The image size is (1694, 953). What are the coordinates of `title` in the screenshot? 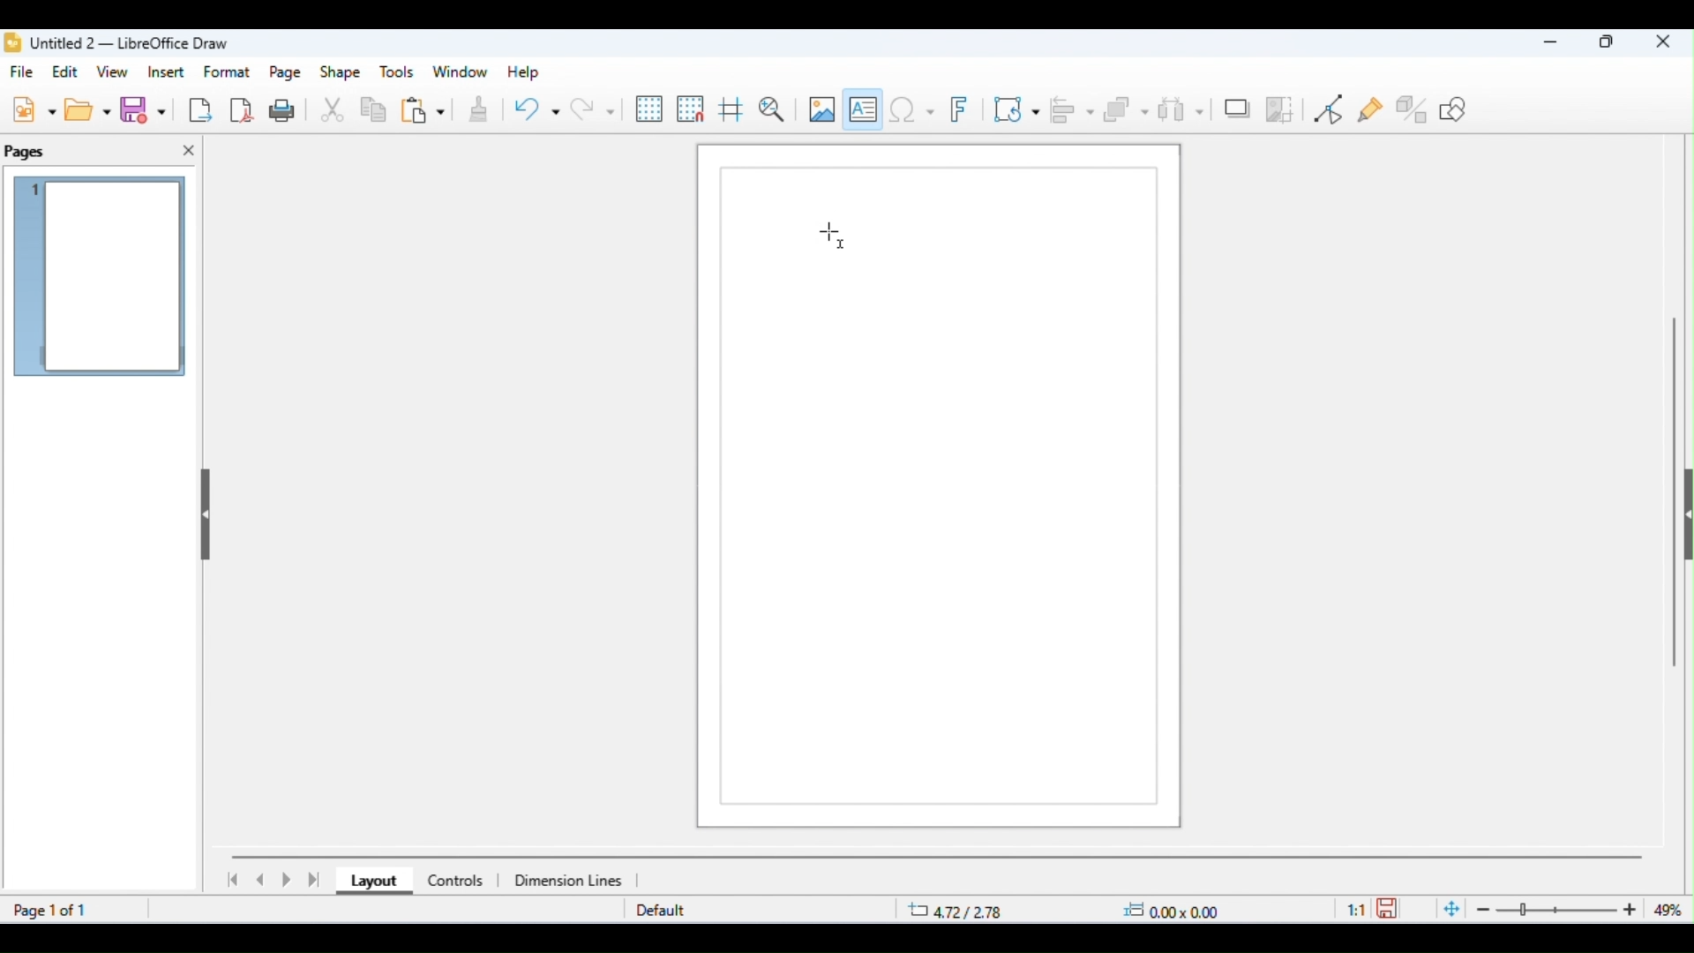 It's located at (117, 43).